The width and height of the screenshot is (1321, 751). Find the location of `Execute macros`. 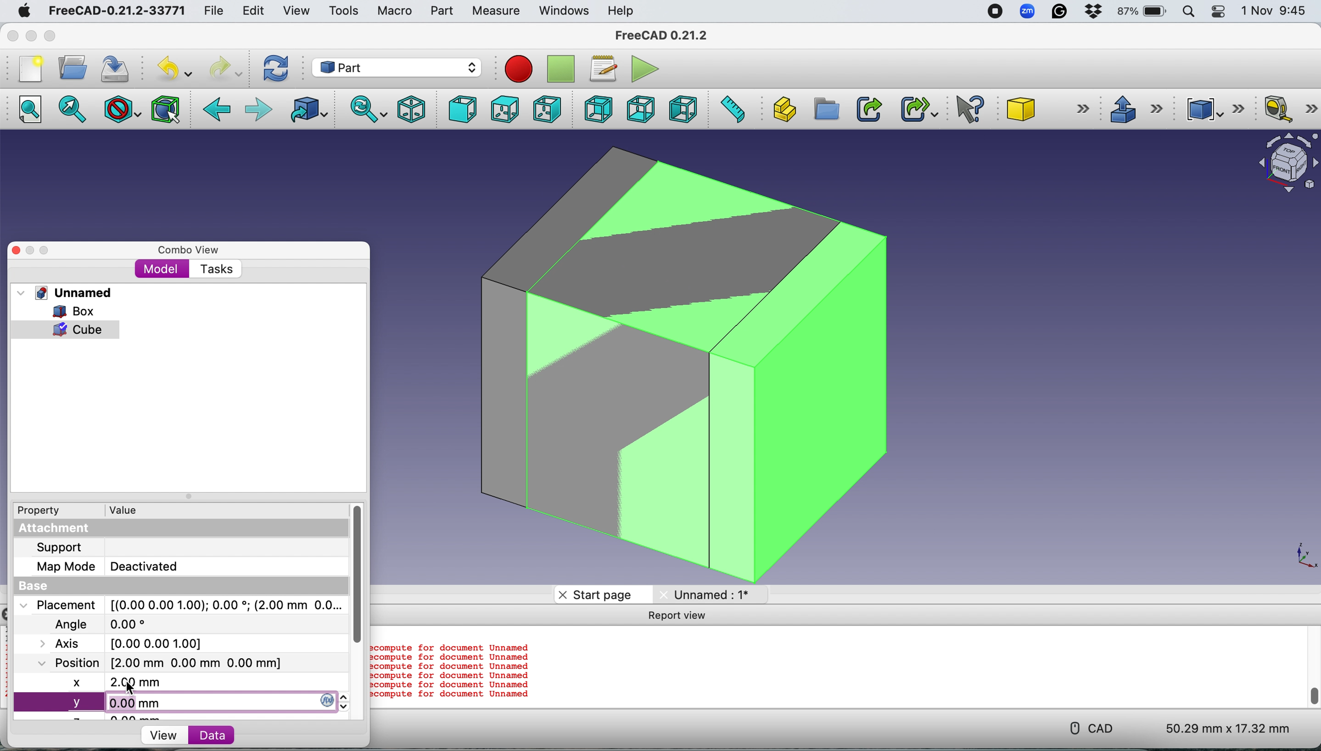

Execute macros is located at coordinates (648, 68).